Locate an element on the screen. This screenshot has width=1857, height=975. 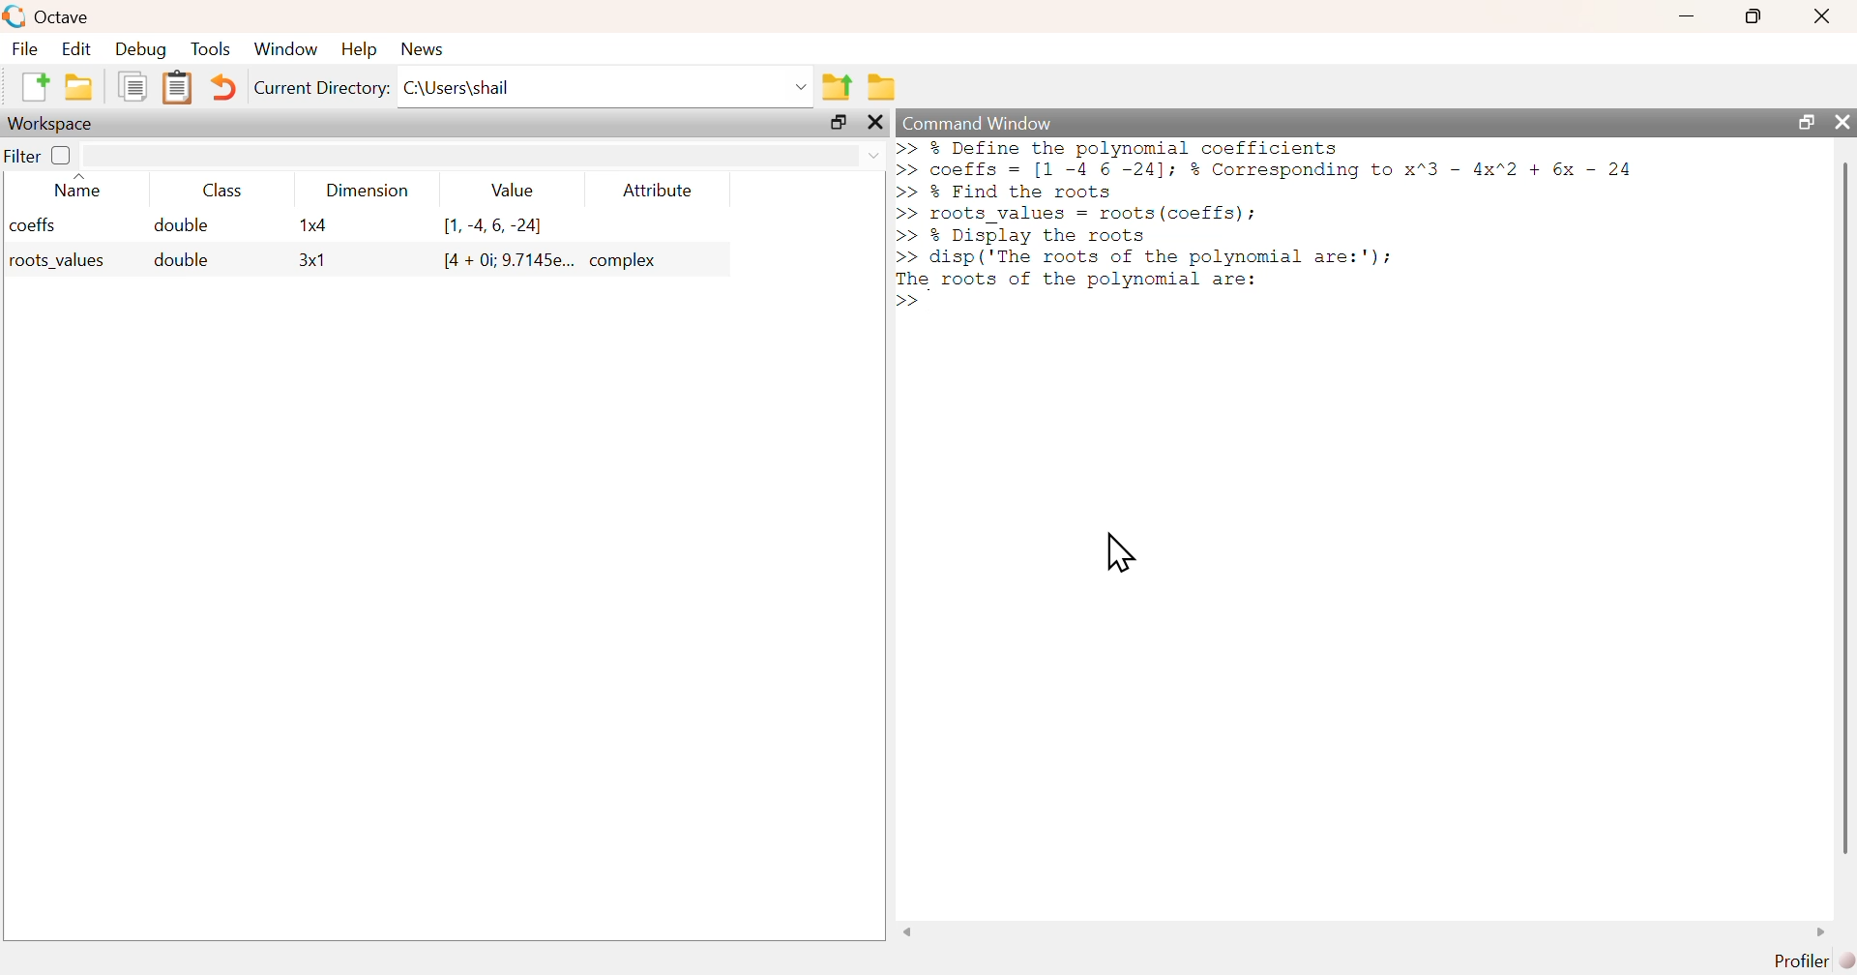
dropdown is located at coordinates (871, 156).